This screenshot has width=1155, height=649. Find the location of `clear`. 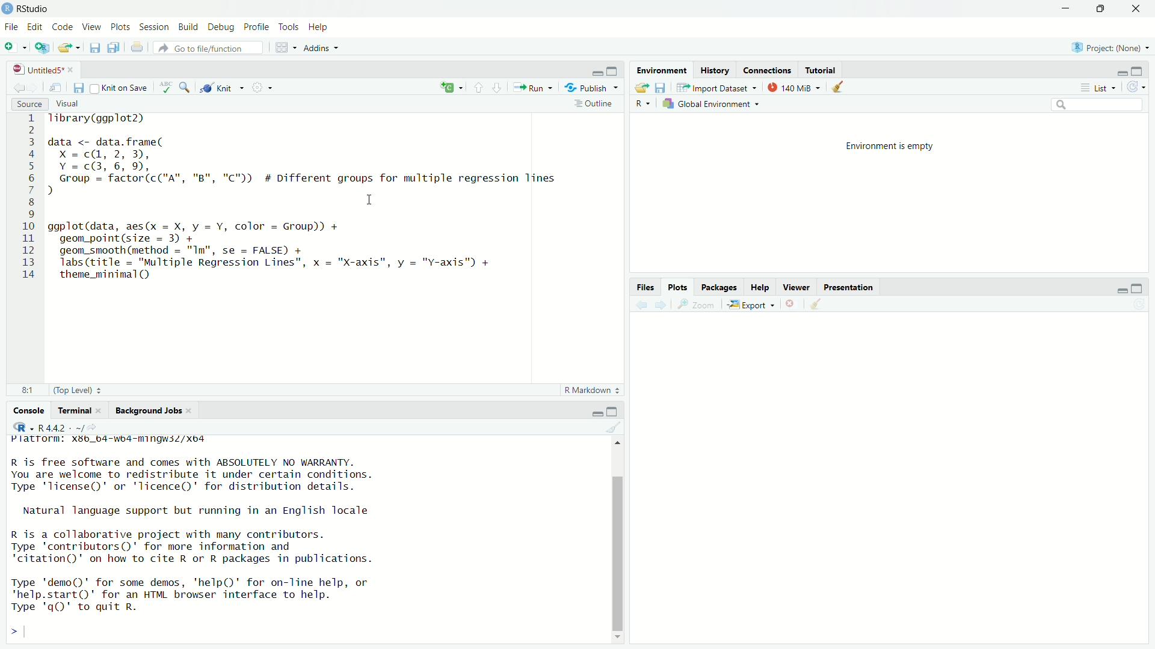

clear is located at coordinates (610, 428).